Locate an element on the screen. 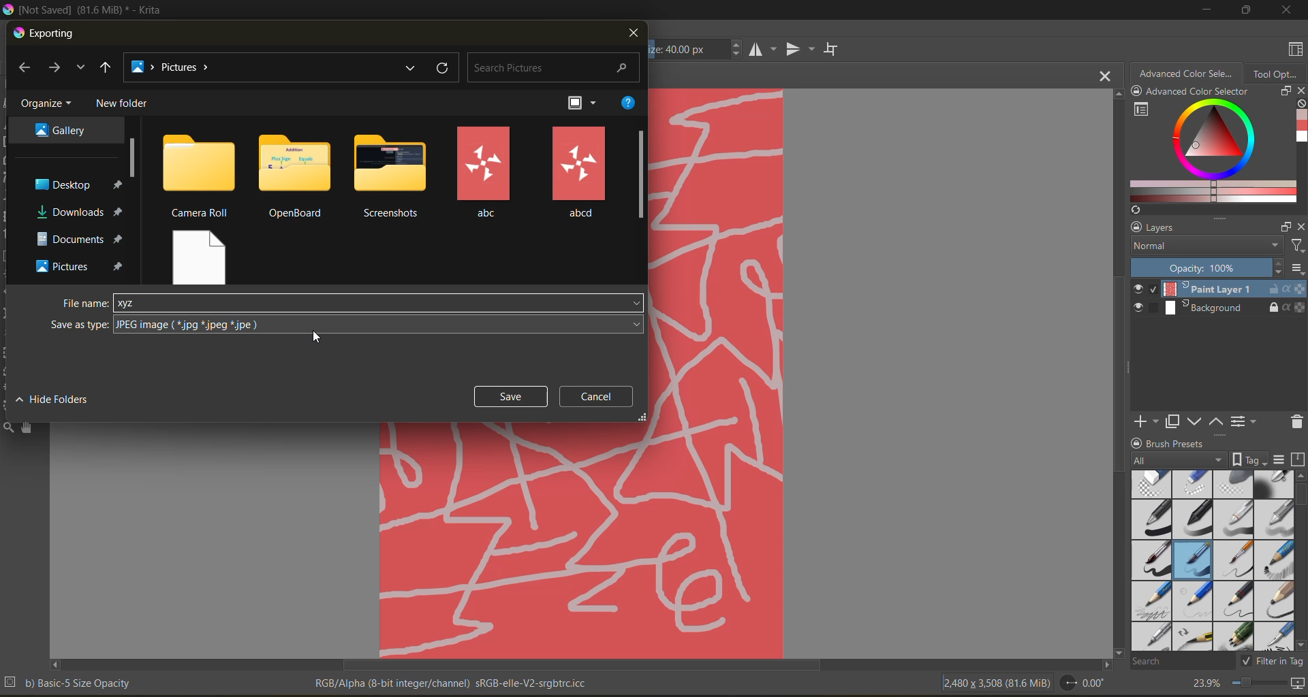 Image resolution: width=1308 pixels, height=697 pixels. zoom is located at coordinates (1258, 685).